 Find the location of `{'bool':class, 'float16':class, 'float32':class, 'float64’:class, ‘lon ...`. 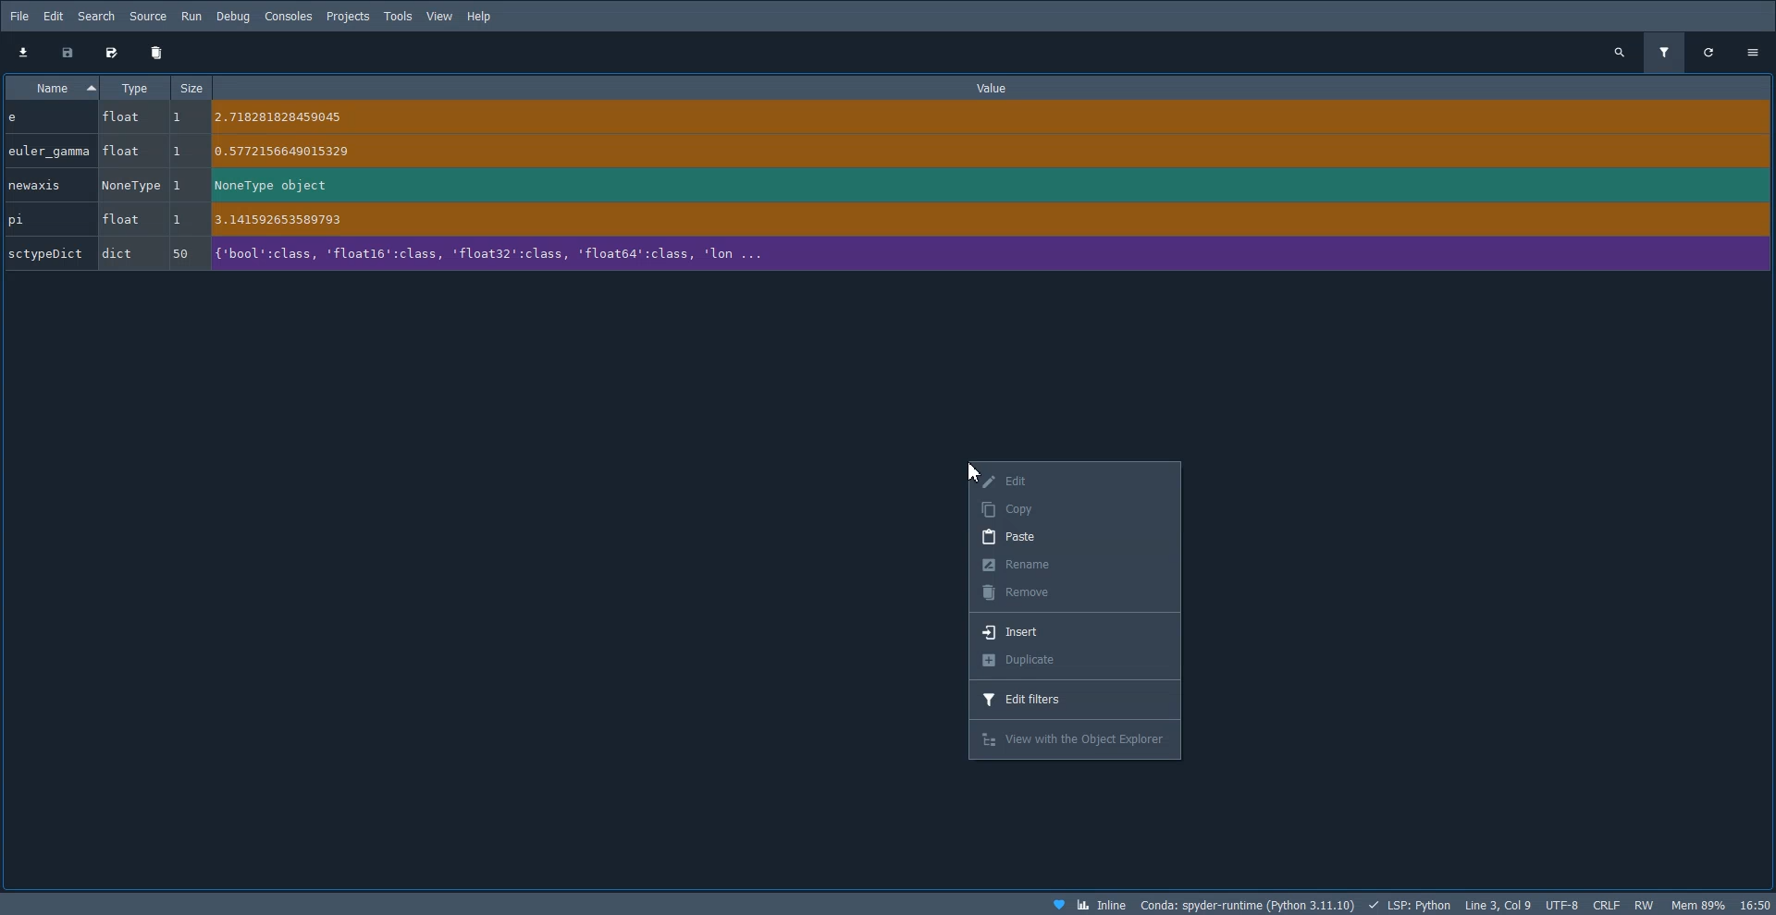

{'bool':class, 'float16':class, 'float32':class, 'float64’:class, ‘lon ... is located at coordinates (499, 256).